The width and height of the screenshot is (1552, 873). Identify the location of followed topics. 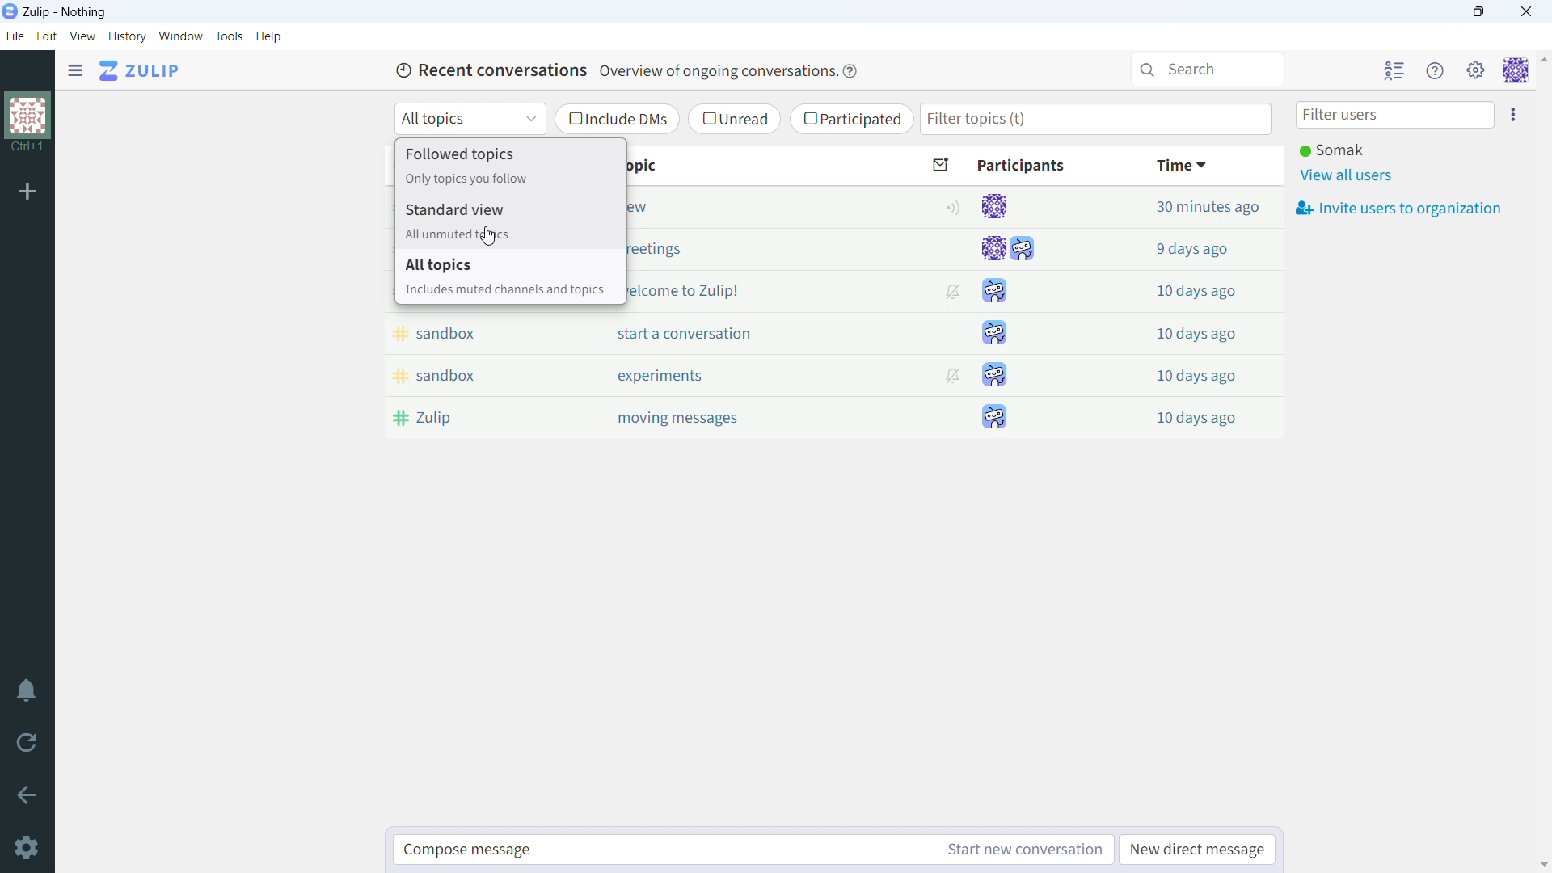
(510, 164).